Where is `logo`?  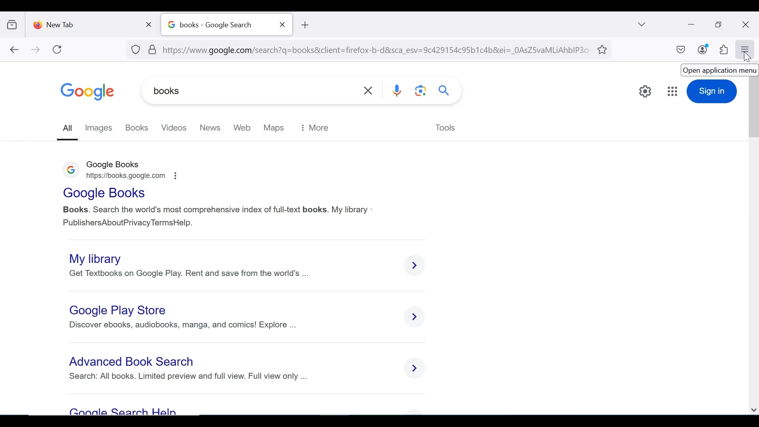
logo is located at coordinates (71, 172).